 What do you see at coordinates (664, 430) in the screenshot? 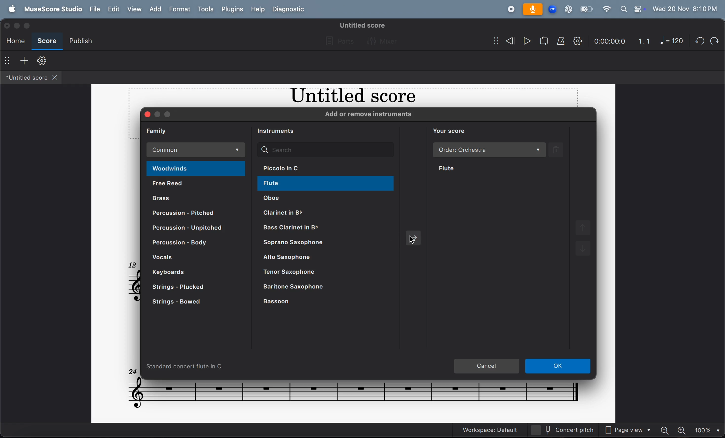
I see `zoom out` at bounding box center [664, 430].